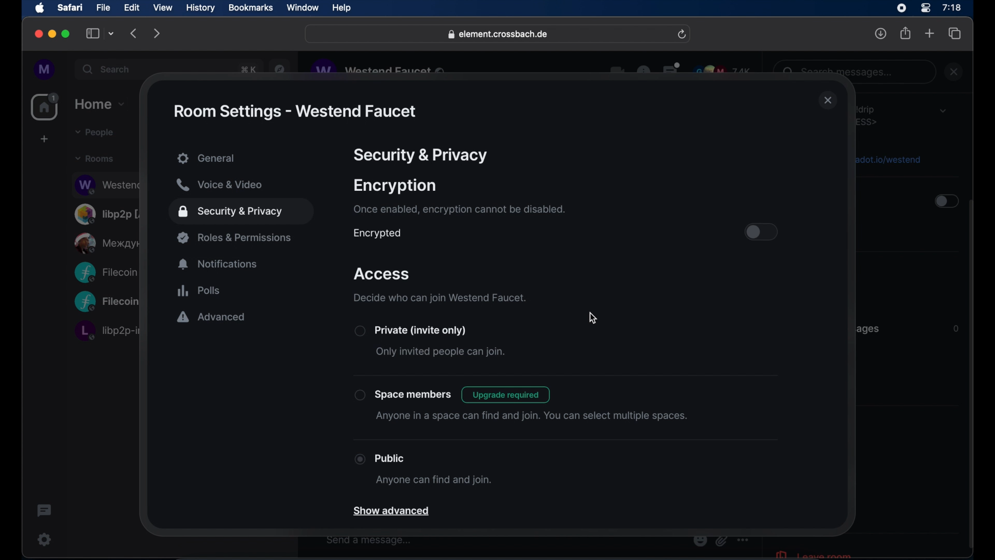 The image size is (995, 560). Describe the element at coordinates (955, 329) in the screenshot. I see `` at that location.